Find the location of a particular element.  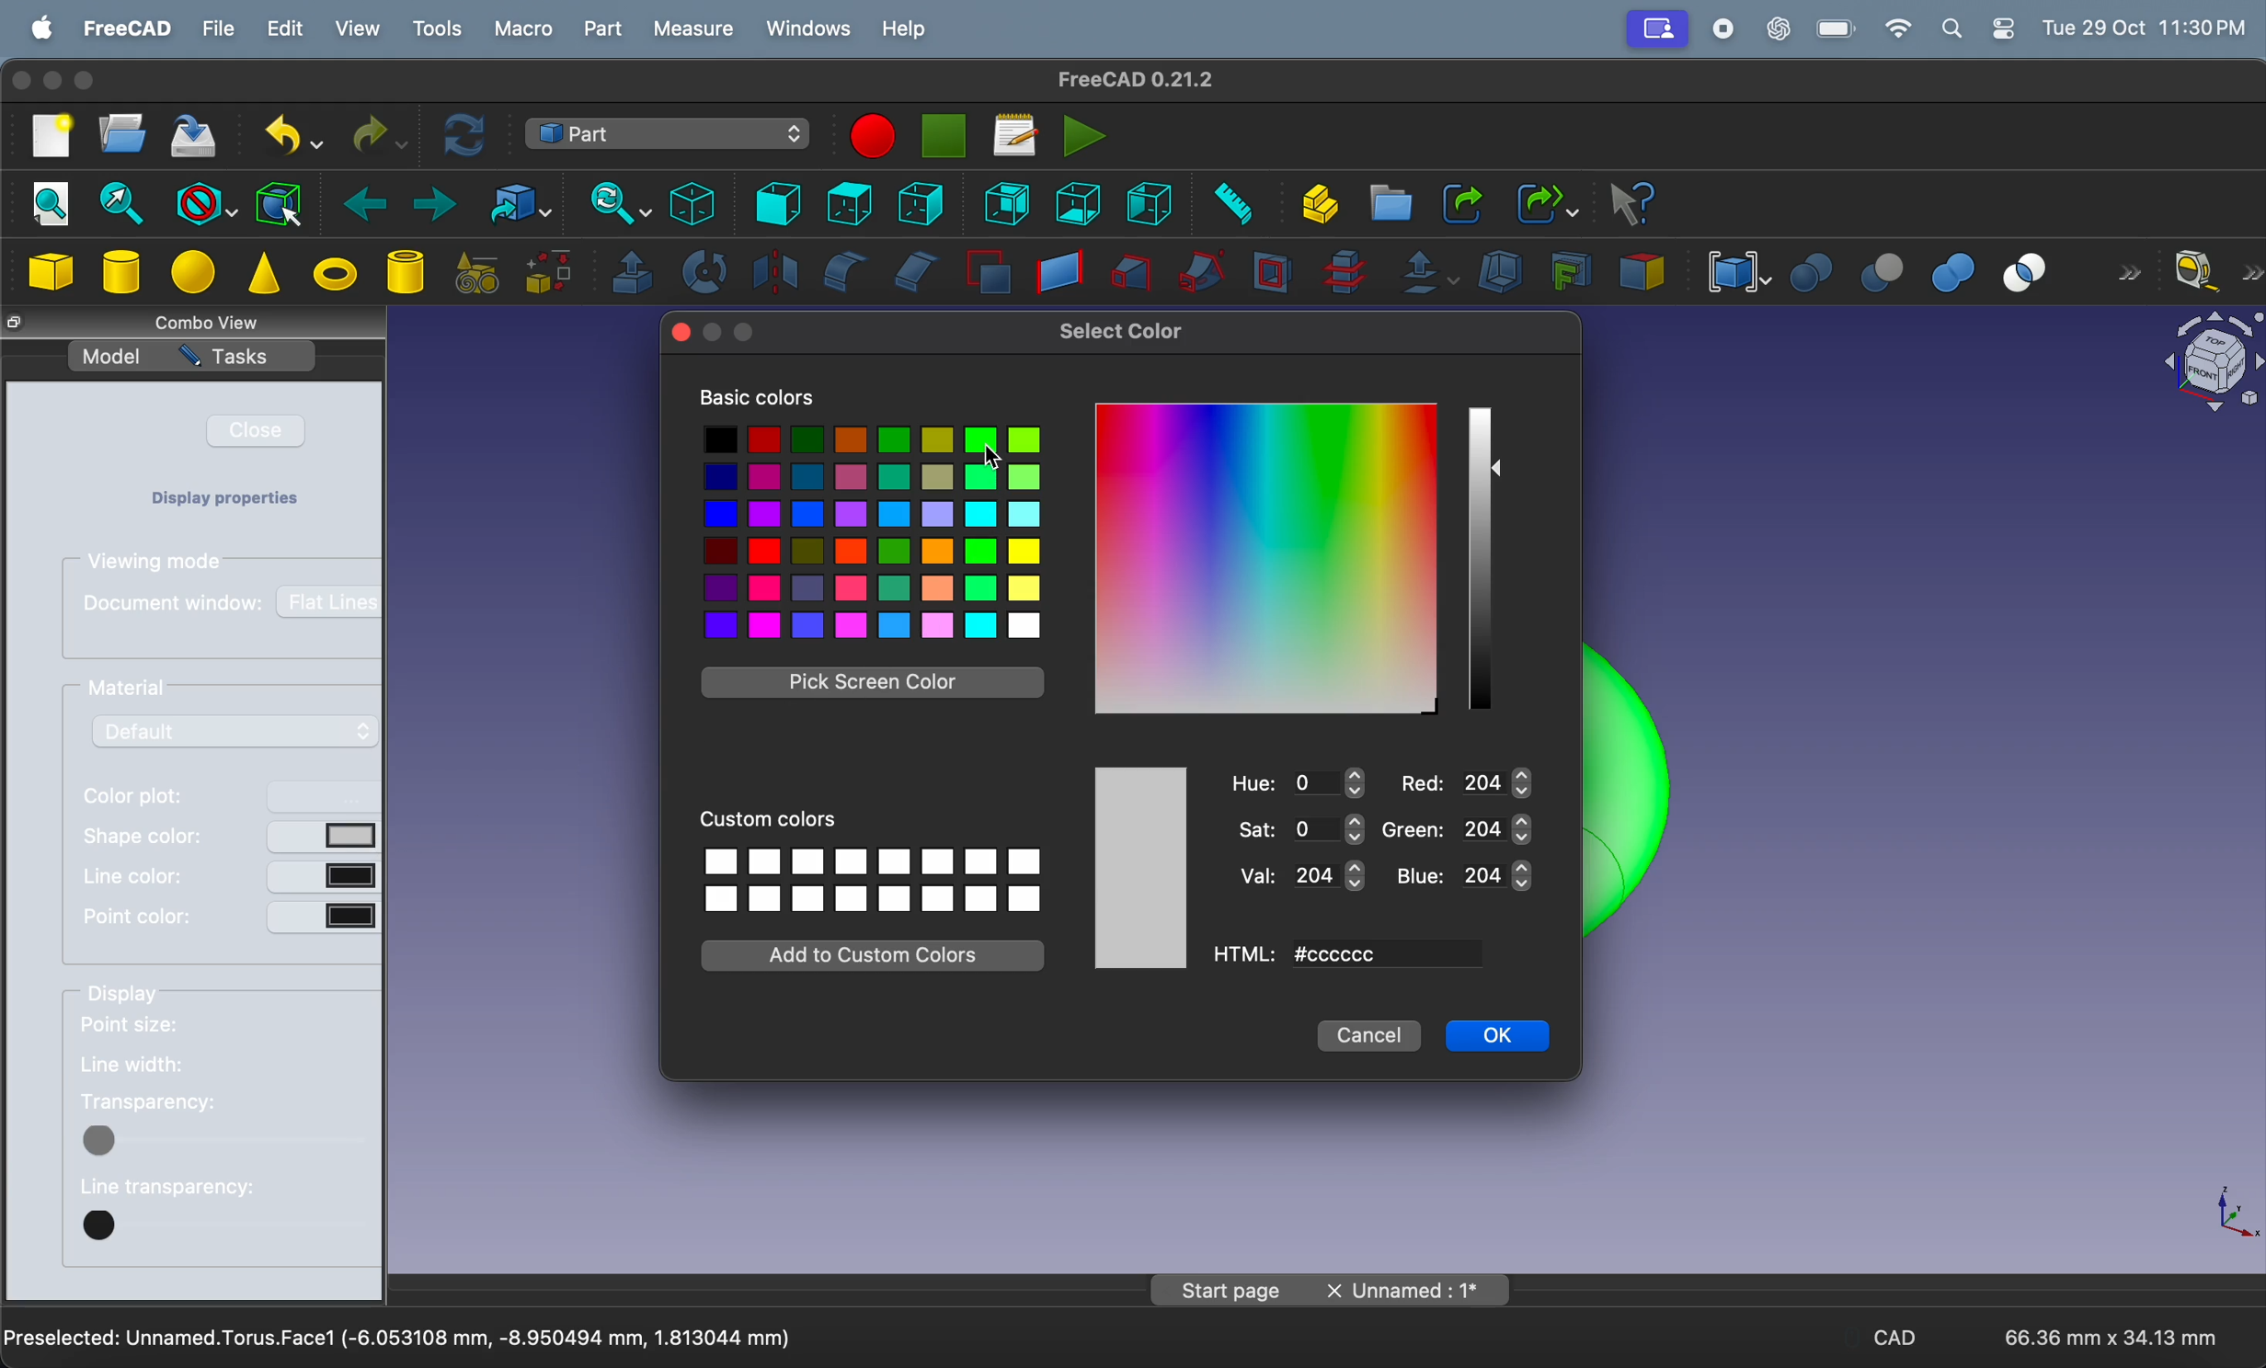

tools is located at coordinates (434, 29).